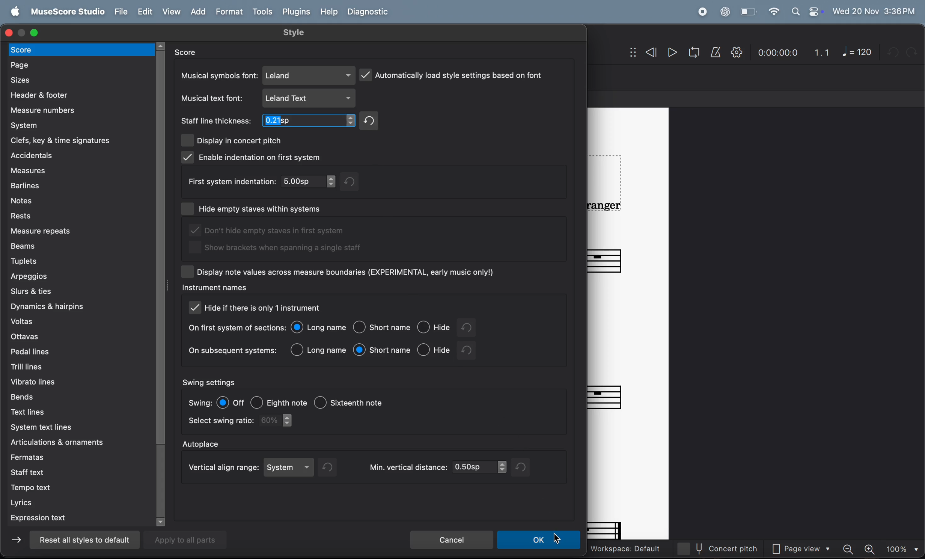 Image resolution: width=925 pixels, height=559 pixels. What do you see at coordinates (331, 467) in the screenshot?
I see `redo` at bounding box center [331, 467].